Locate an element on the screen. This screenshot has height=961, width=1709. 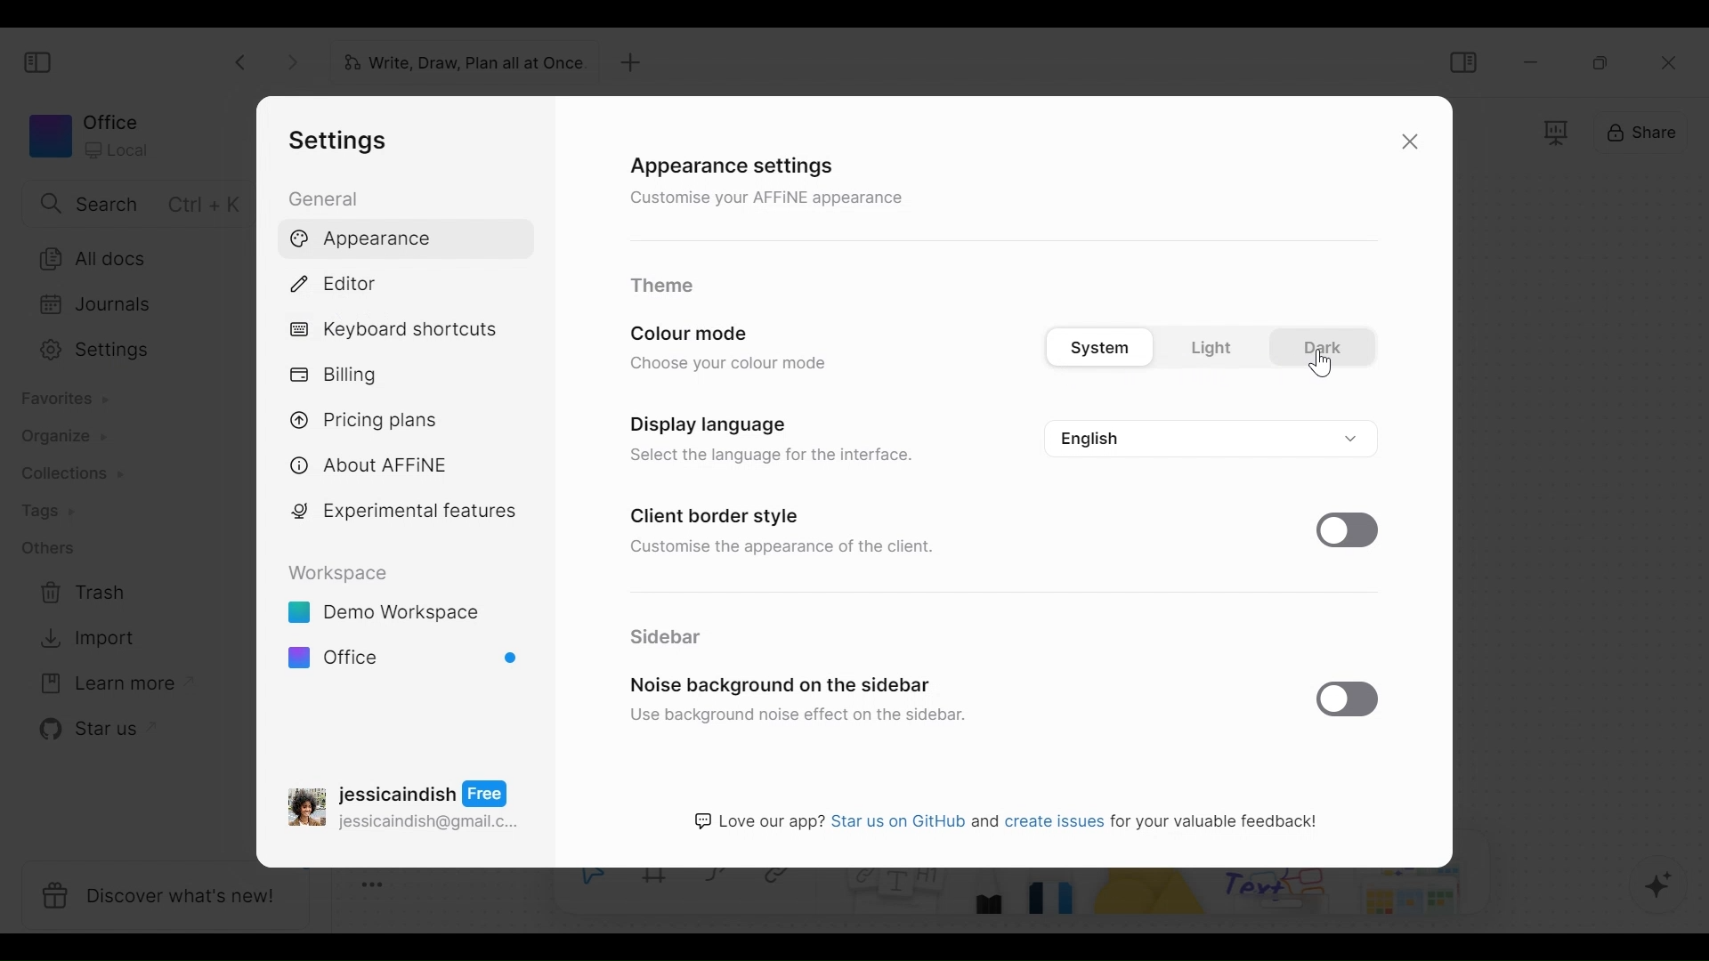
Frame is located at coordinates (1558, 133).